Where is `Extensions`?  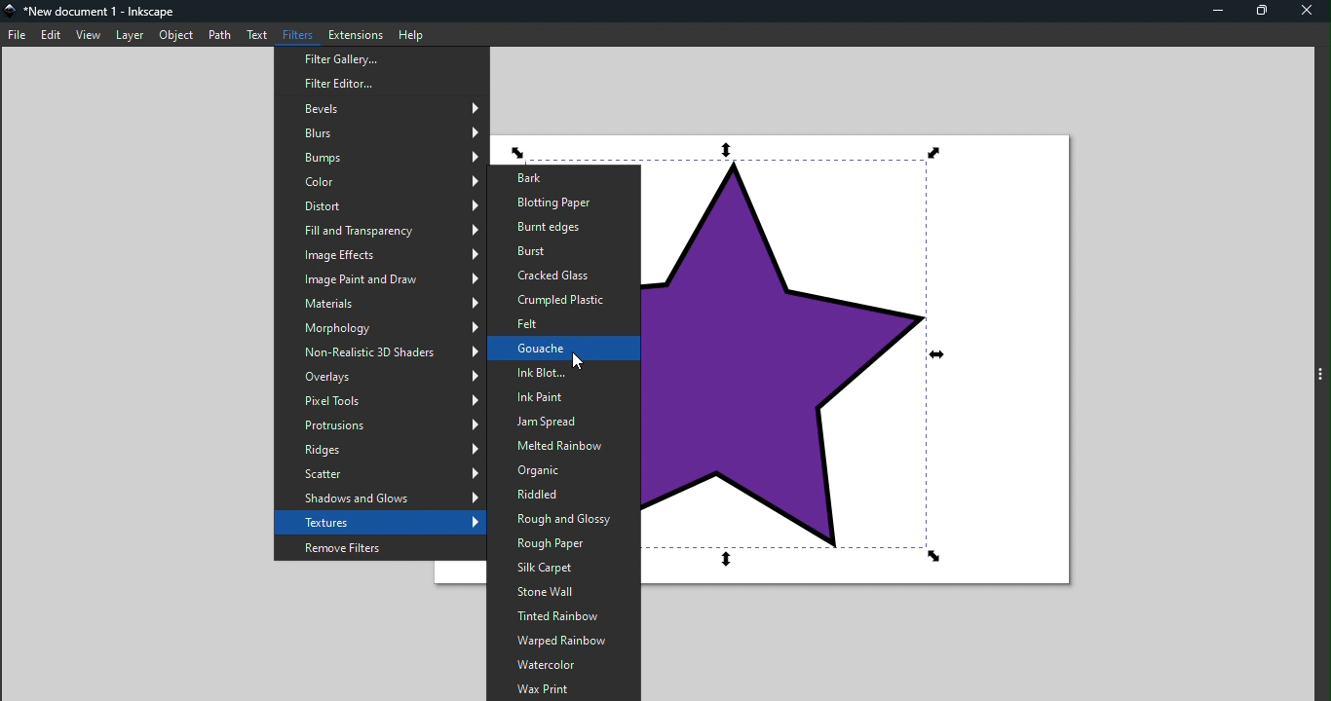 Extensions is located at coordinates (354, 33).